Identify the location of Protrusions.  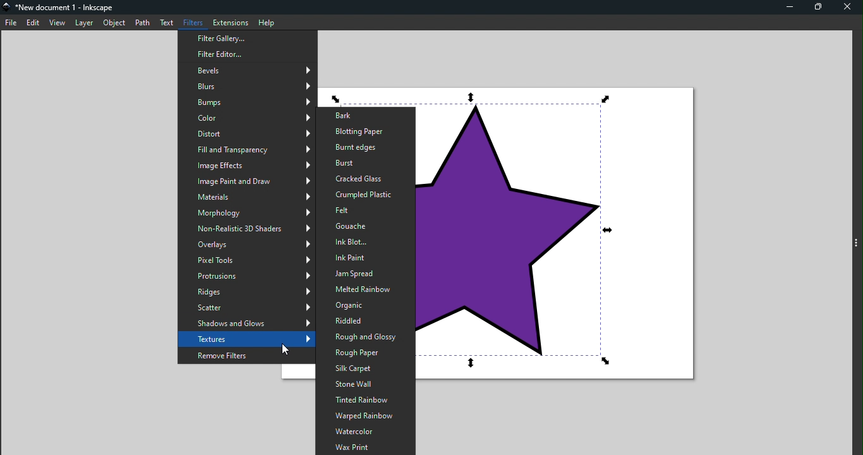
(247, 277).